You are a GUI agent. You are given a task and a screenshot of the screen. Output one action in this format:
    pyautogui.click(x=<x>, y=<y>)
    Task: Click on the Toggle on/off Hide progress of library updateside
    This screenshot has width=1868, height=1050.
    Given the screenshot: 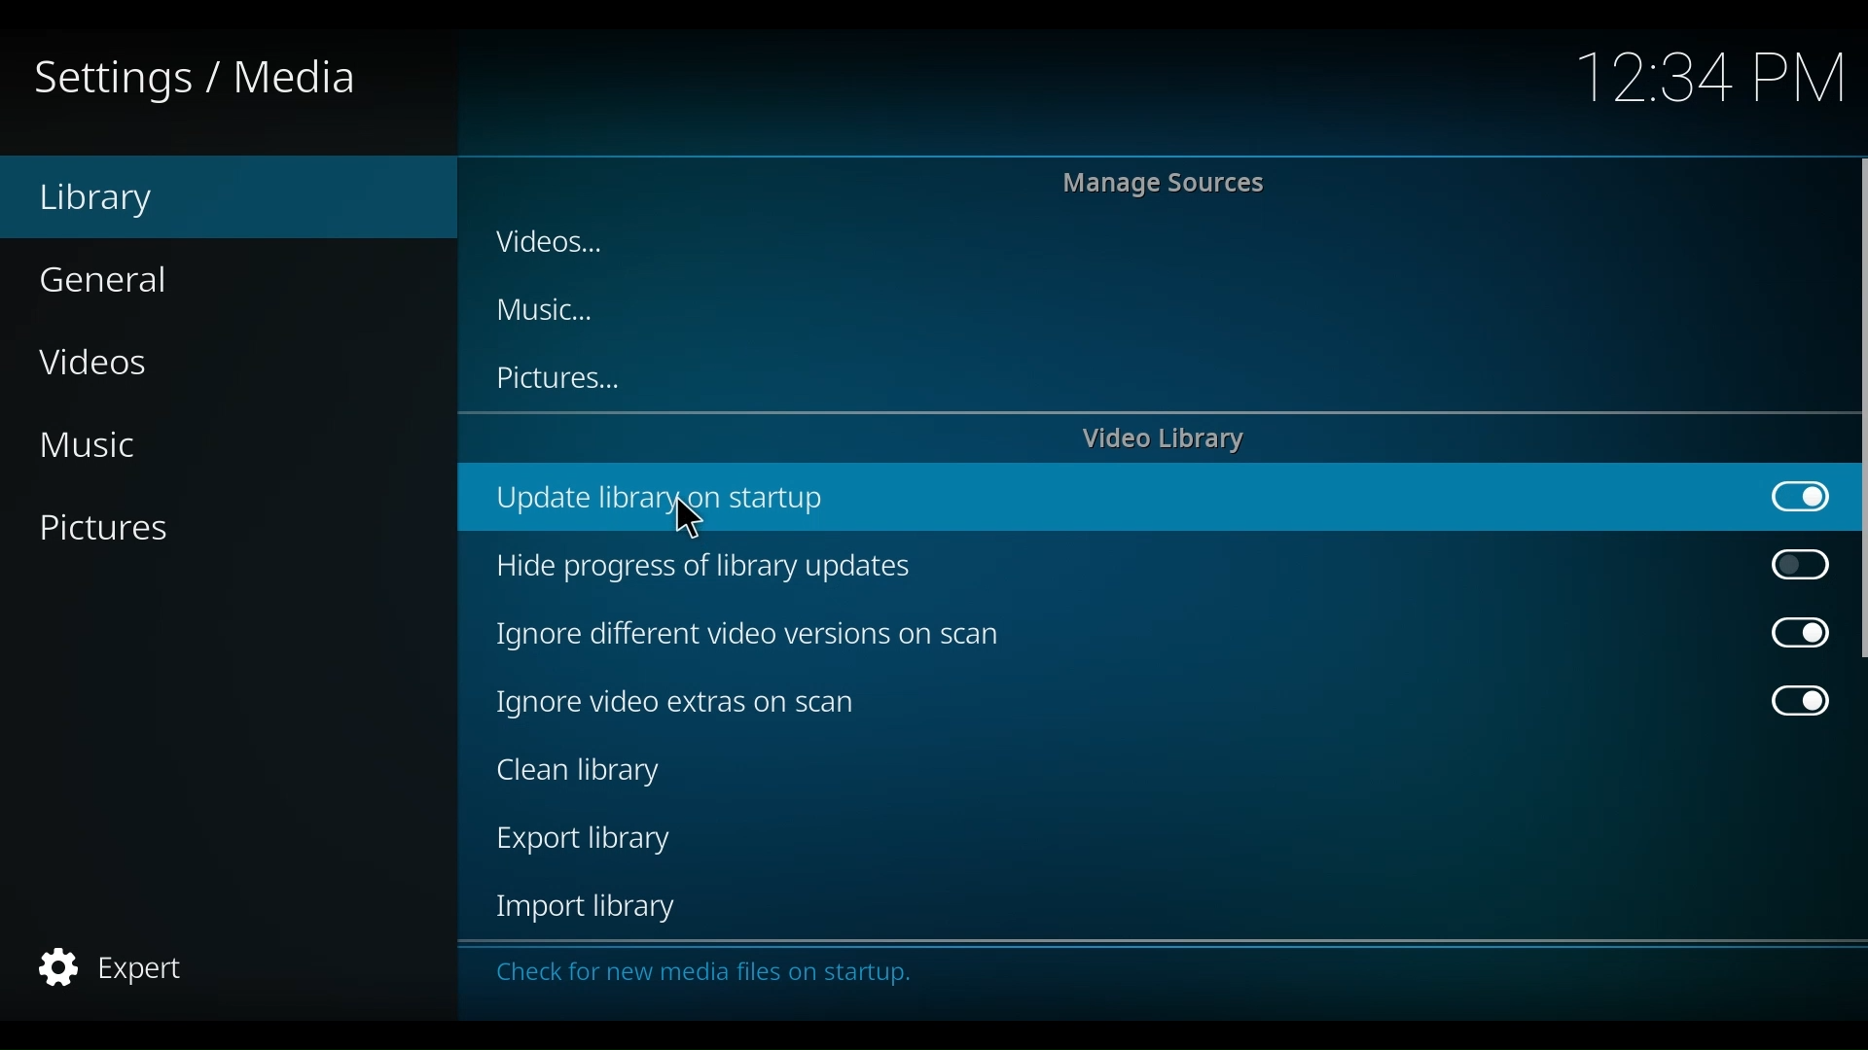 What is the action you would take?
    pyautogui.click(x=1797, y=567)
    